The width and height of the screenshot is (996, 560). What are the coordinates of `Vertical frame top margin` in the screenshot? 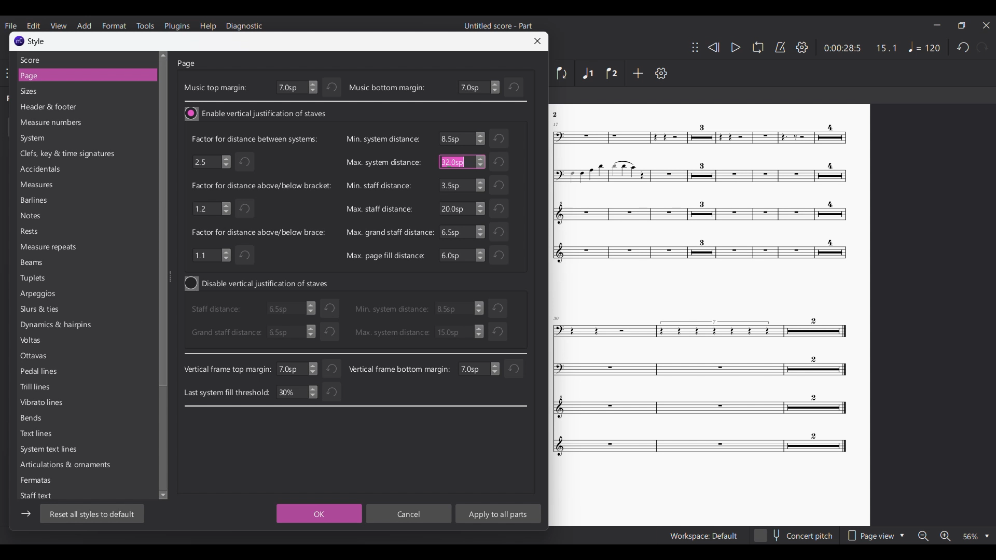 It's located at (227, 370).